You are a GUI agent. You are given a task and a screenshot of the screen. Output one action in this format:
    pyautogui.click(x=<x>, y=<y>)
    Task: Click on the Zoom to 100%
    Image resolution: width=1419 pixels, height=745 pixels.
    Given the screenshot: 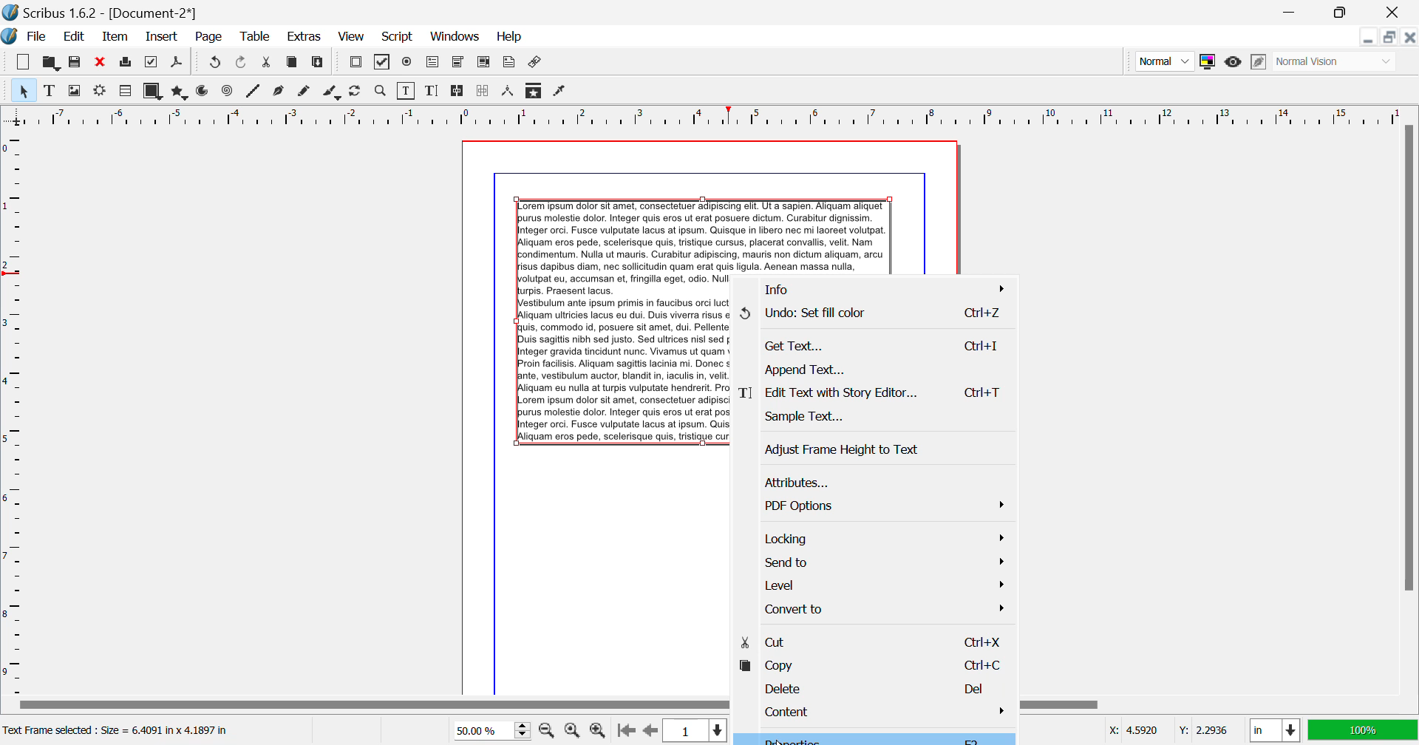 What is the action you would take?
    pyautogui.click(x=572, y=730)
    